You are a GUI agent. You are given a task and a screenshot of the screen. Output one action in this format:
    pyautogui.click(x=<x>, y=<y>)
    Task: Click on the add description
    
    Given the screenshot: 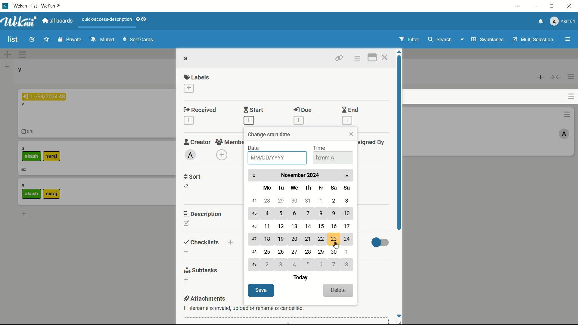 What is the action you would take?
    pyautogui.click(x=186, y=223)
    